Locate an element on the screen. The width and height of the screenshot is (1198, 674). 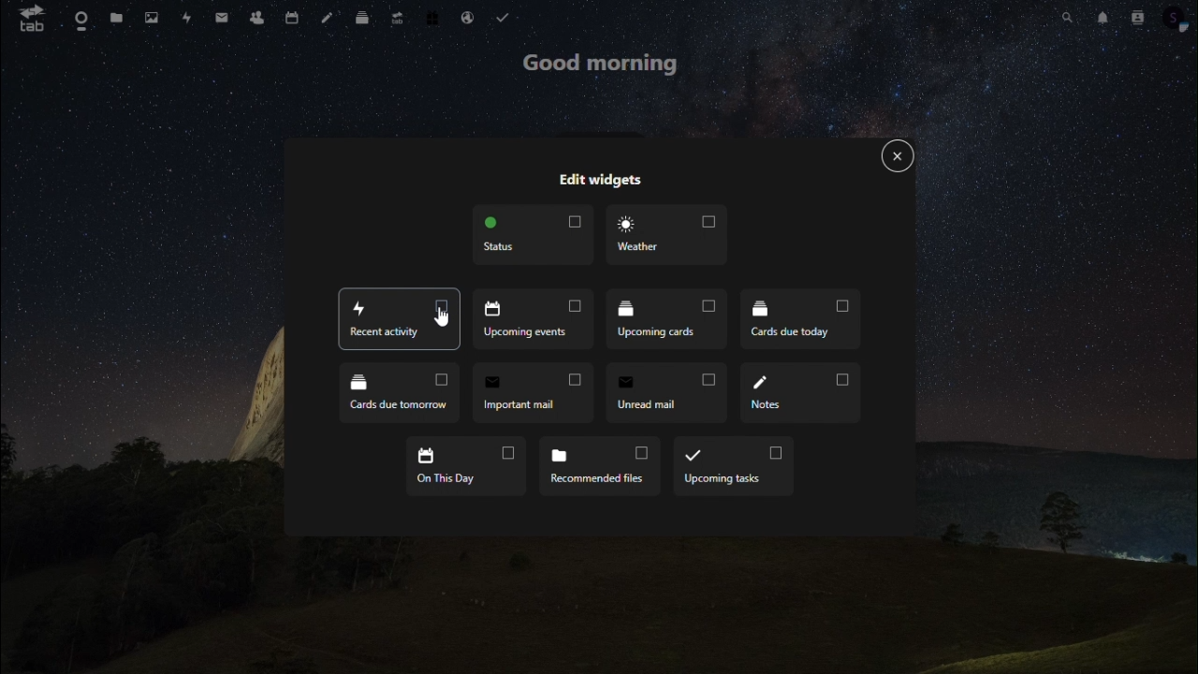
good morning is located at coordinates (603, 67).